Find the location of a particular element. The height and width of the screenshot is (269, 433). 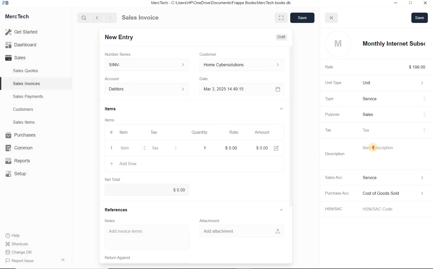

cursor is located at coordinates (374, 147).